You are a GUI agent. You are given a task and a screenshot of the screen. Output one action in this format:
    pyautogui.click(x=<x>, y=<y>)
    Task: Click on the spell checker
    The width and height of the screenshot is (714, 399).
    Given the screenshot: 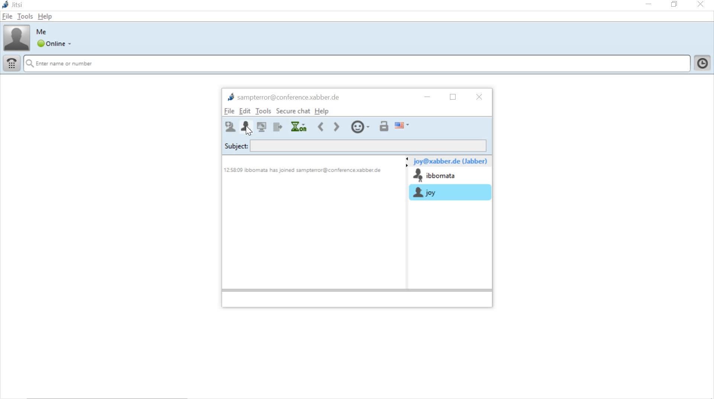 What is the action you would take?
    pyautogui.click(x=401, y=127)
    